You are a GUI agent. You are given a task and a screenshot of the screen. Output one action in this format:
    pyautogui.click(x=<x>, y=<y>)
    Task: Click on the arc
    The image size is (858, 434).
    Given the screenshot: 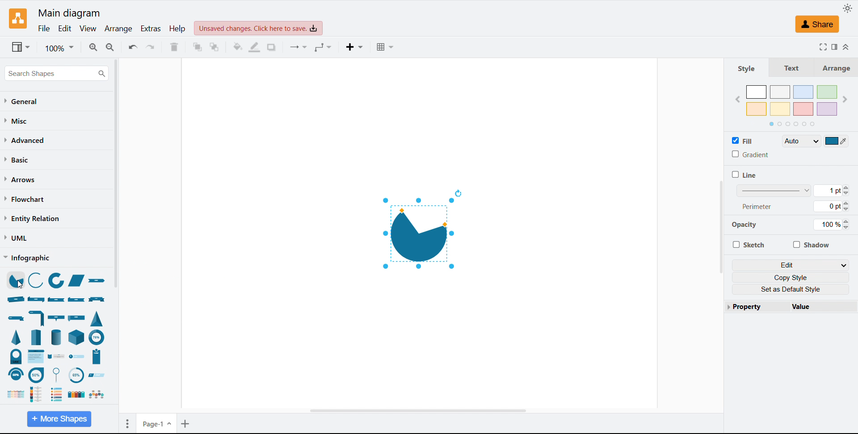 What is the action you would take?
    pyautogui.click(x=36, y=280)
    